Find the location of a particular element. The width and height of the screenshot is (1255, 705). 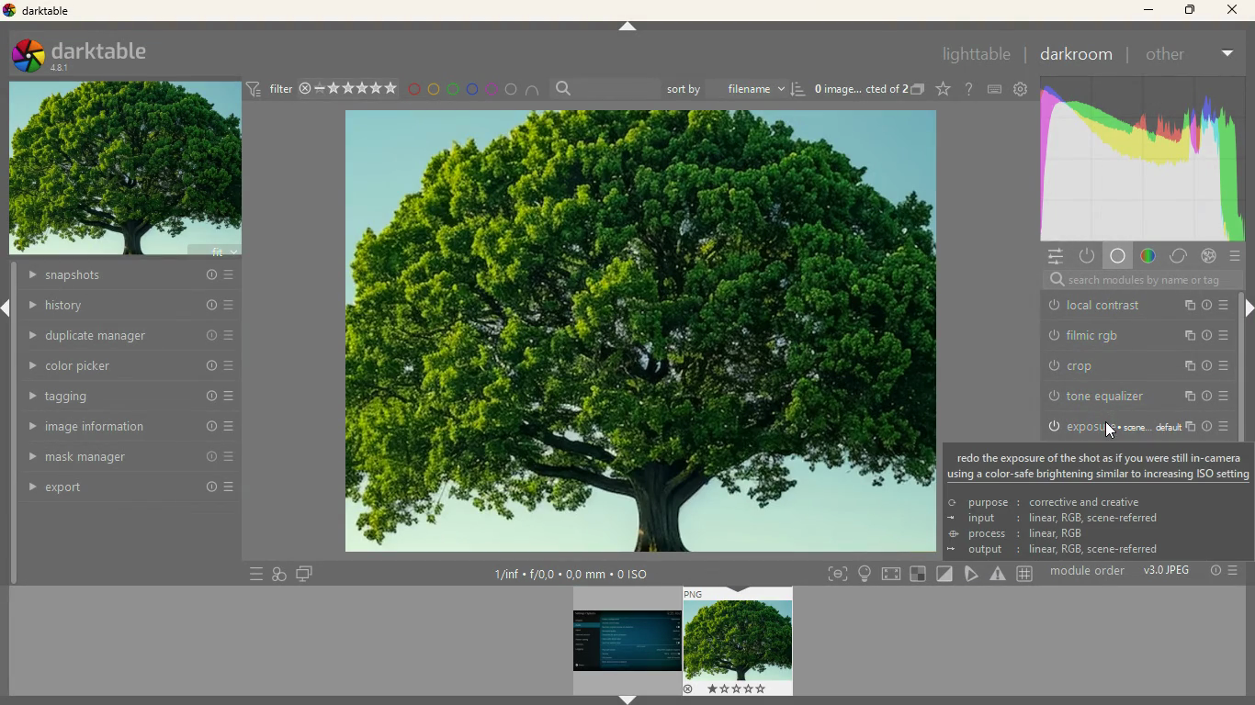

more is located at coordinates (251, 573).